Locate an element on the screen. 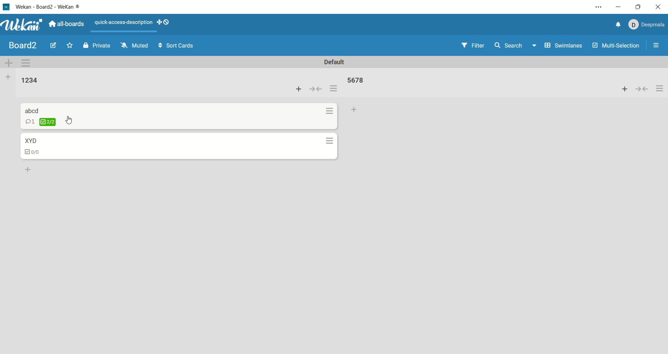  options is located at coordinates (333, 120).